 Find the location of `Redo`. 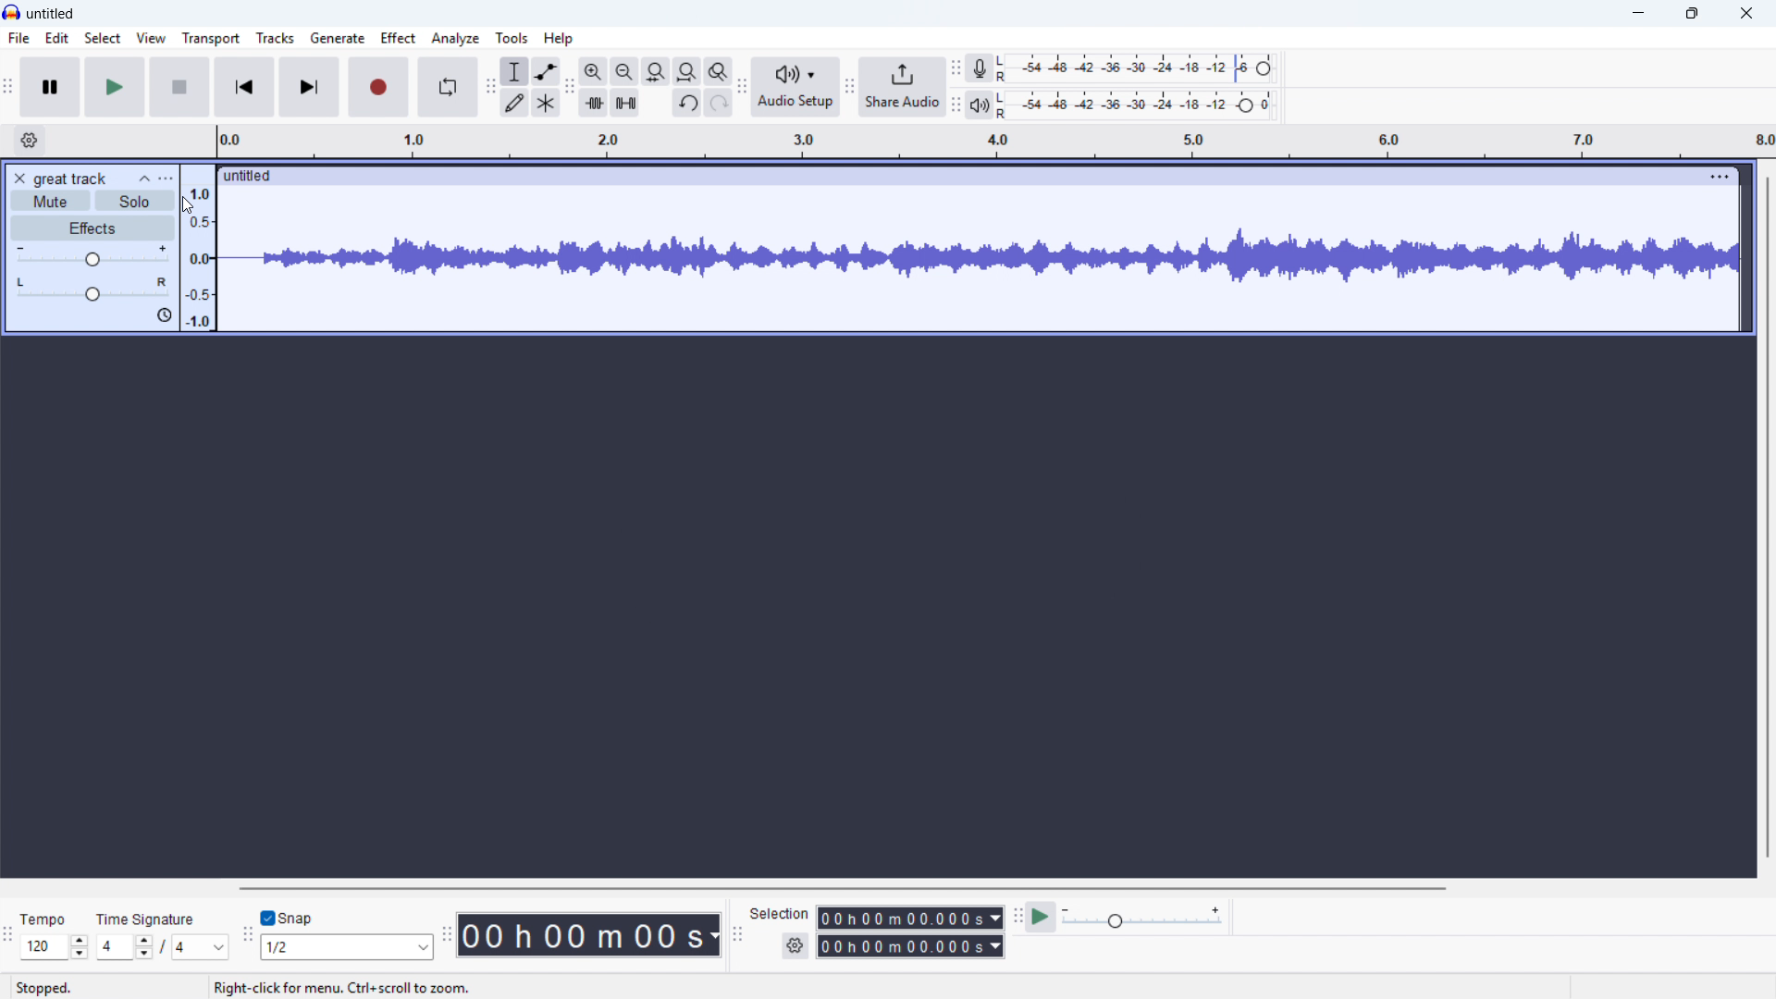

Redo is located at coordinates (719, 104).